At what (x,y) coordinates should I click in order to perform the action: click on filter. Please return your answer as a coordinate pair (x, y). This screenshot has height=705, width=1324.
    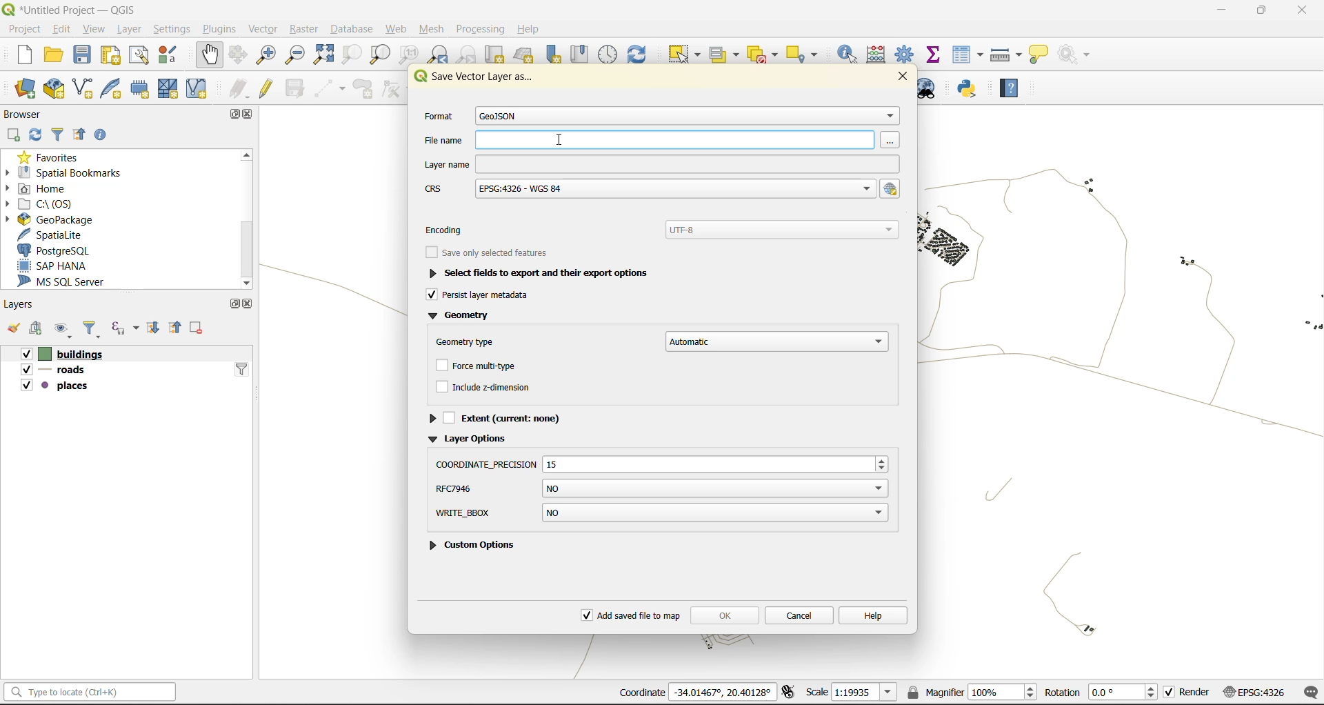
    Looking at the image, I should click on (59, 134).